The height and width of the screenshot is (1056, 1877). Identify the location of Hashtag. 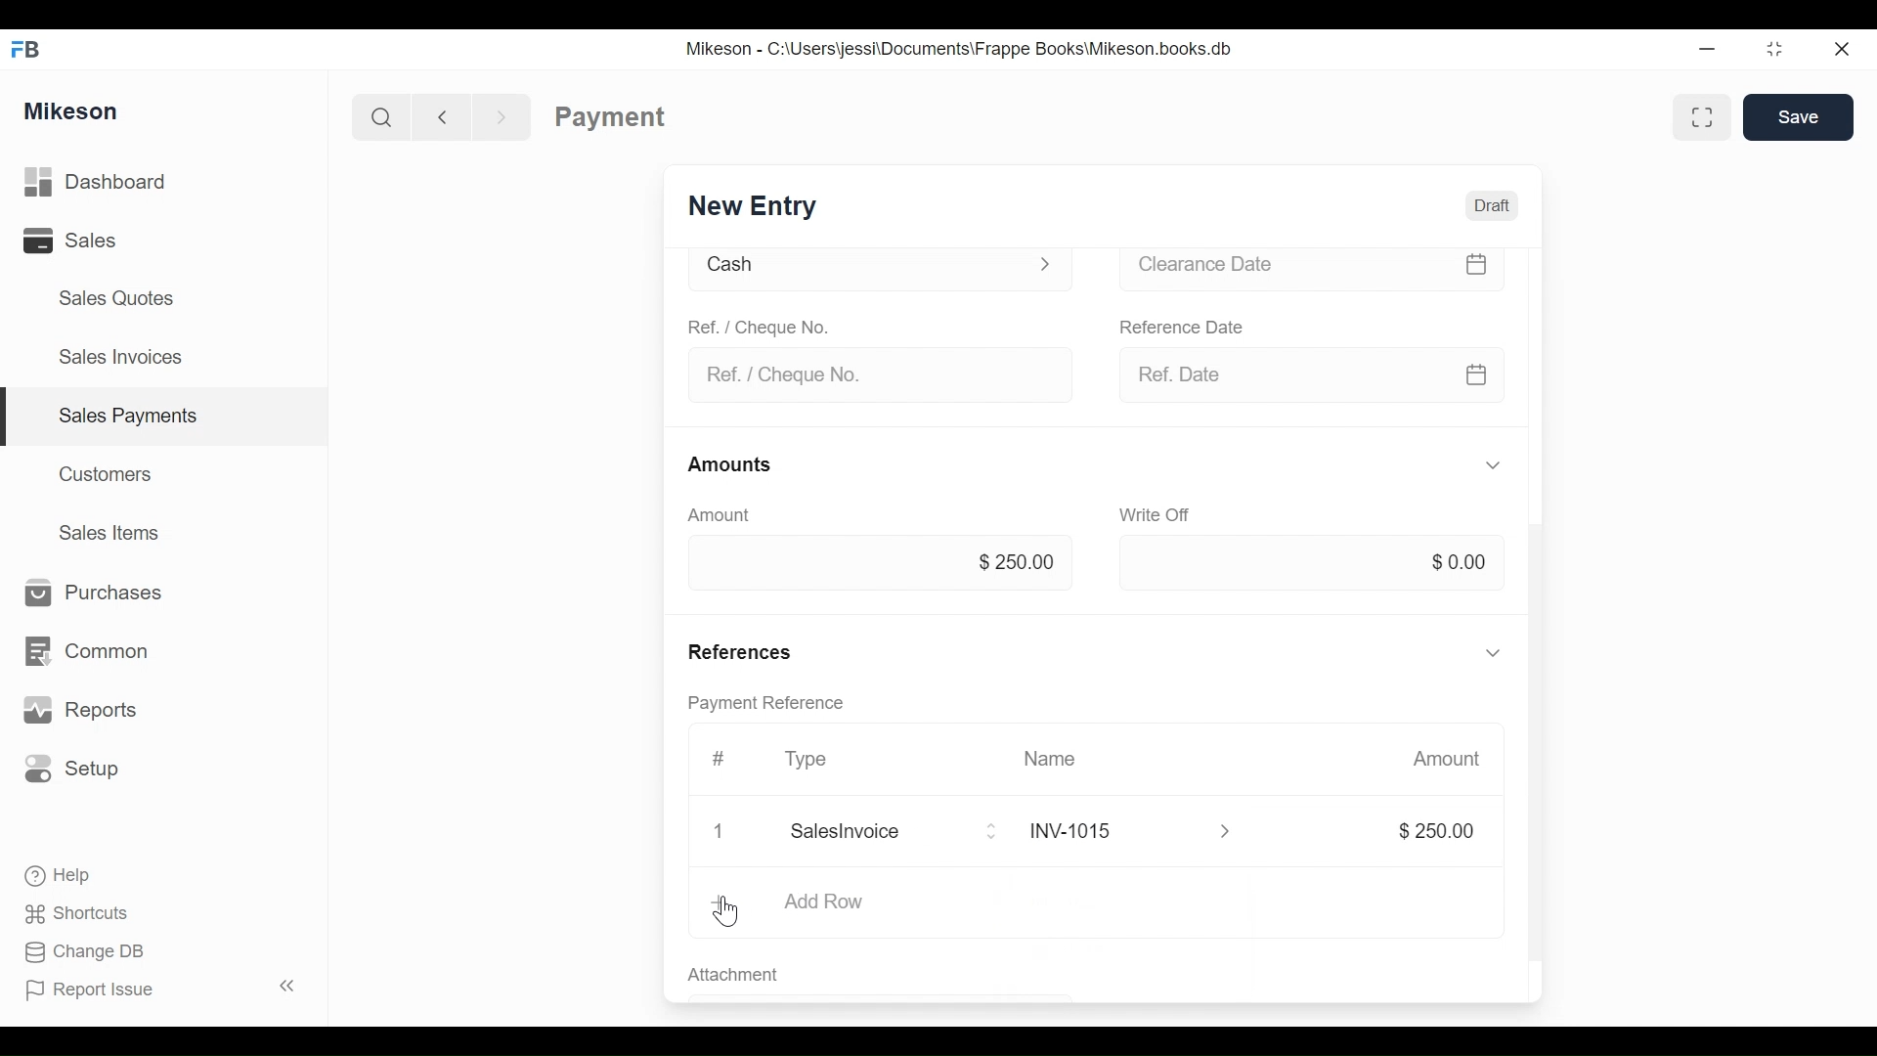
(719, 761).